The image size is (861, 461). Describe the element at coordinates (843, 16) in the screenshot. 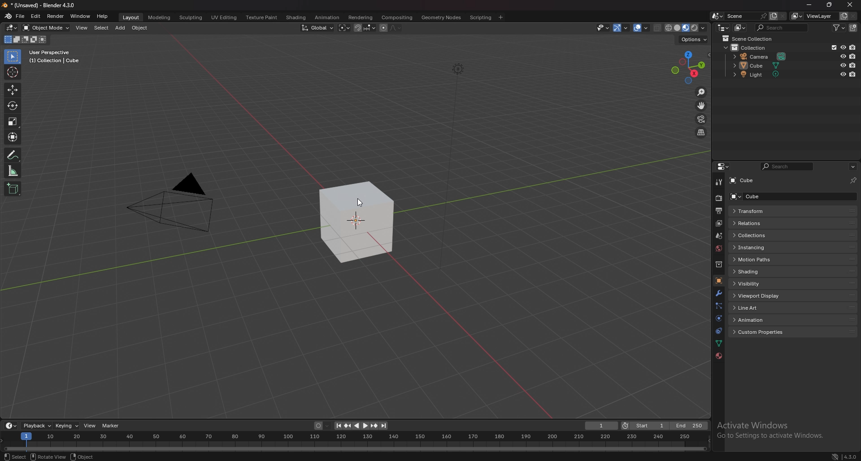

I see `add view layer` at that location.